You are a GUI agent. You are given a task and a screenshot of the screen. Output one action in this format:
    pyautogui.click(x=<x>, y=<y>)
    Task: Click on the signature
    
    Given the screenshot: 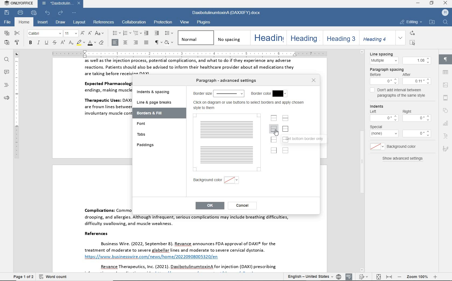 What is the action you would take?
    pyautogui.click(x=446, y=148)
    